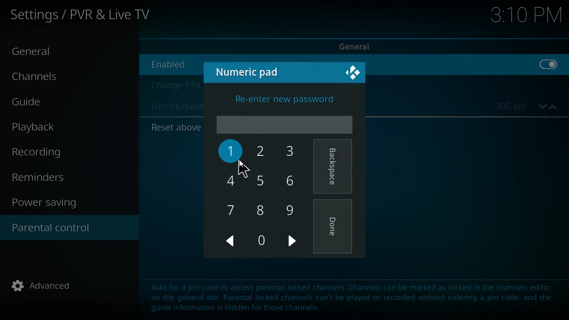  I want to click on 1, so click(230, 151).